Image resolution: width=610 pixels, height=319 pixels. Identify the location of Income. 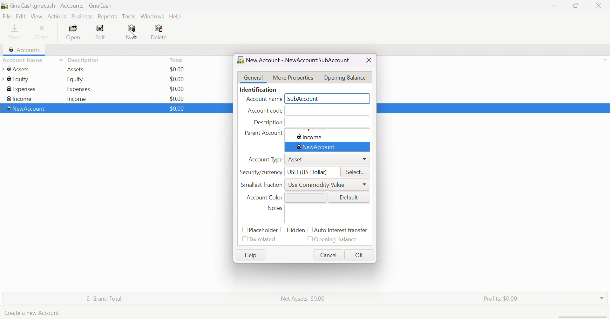
(21, 98).